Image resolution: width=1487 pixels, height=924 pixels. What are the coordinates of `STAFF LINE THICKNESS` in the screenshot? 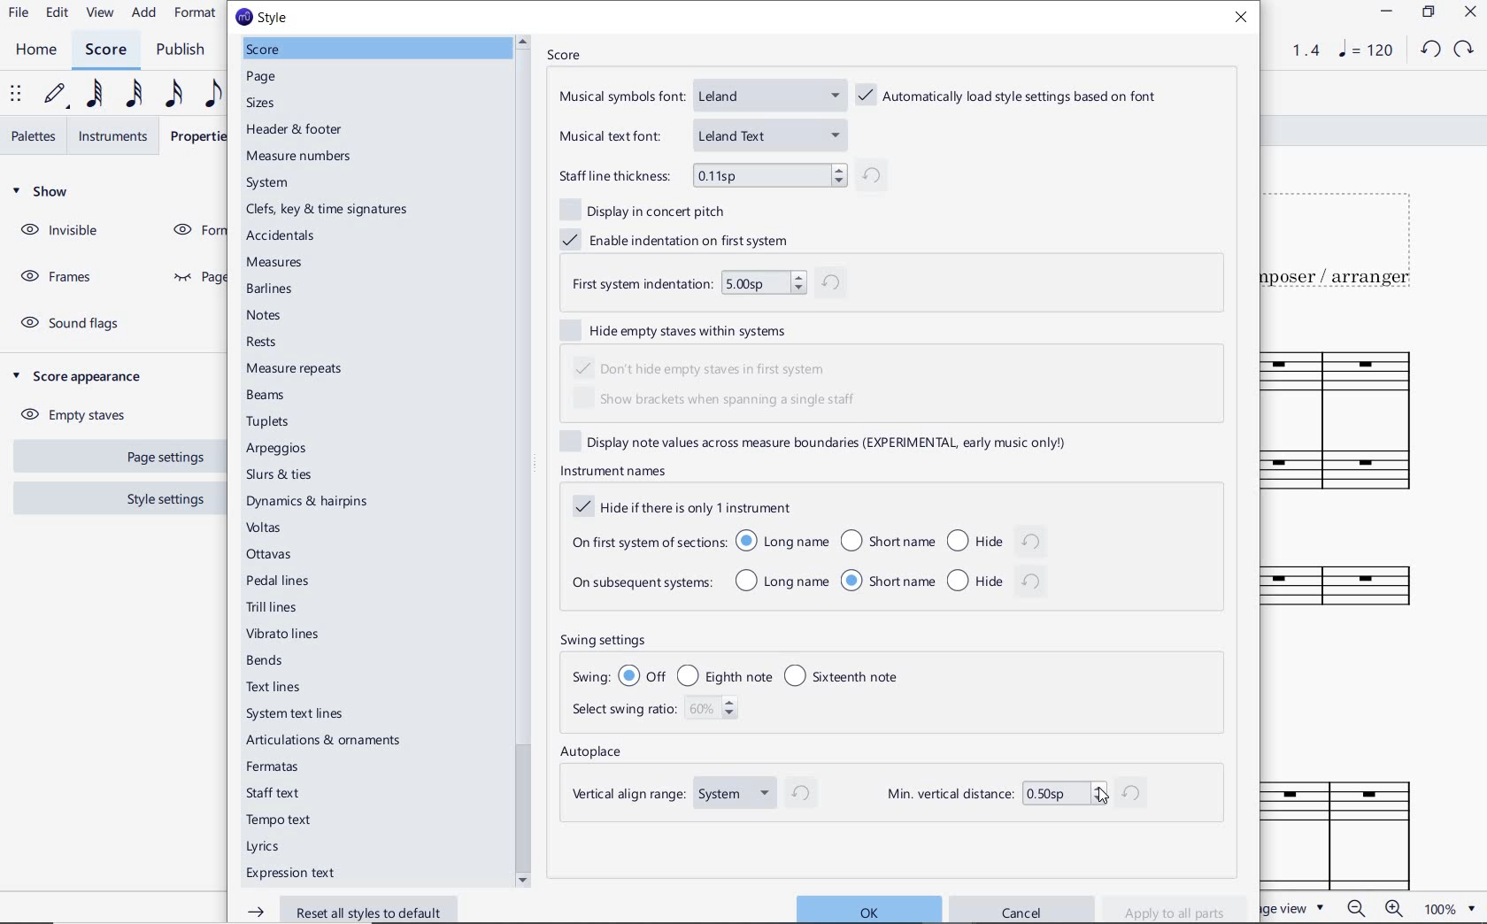 It's located at (720, 174).